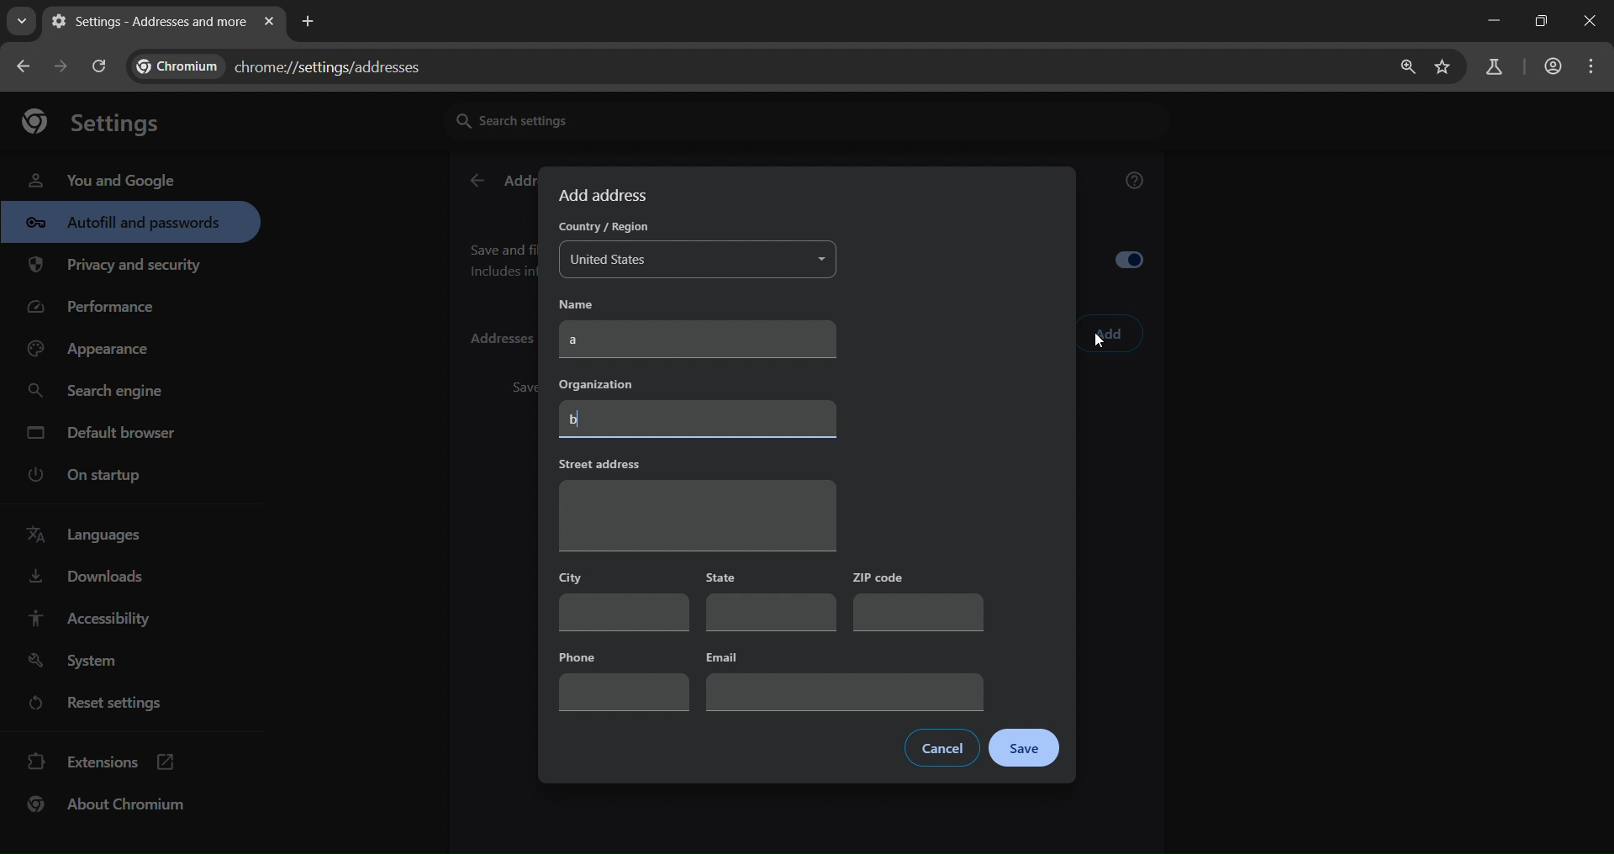 The image size is (1614, 854). What do you see at coordinates (98, 311) in the screenshot?
I see `performance` at bounding box center [98, 311].